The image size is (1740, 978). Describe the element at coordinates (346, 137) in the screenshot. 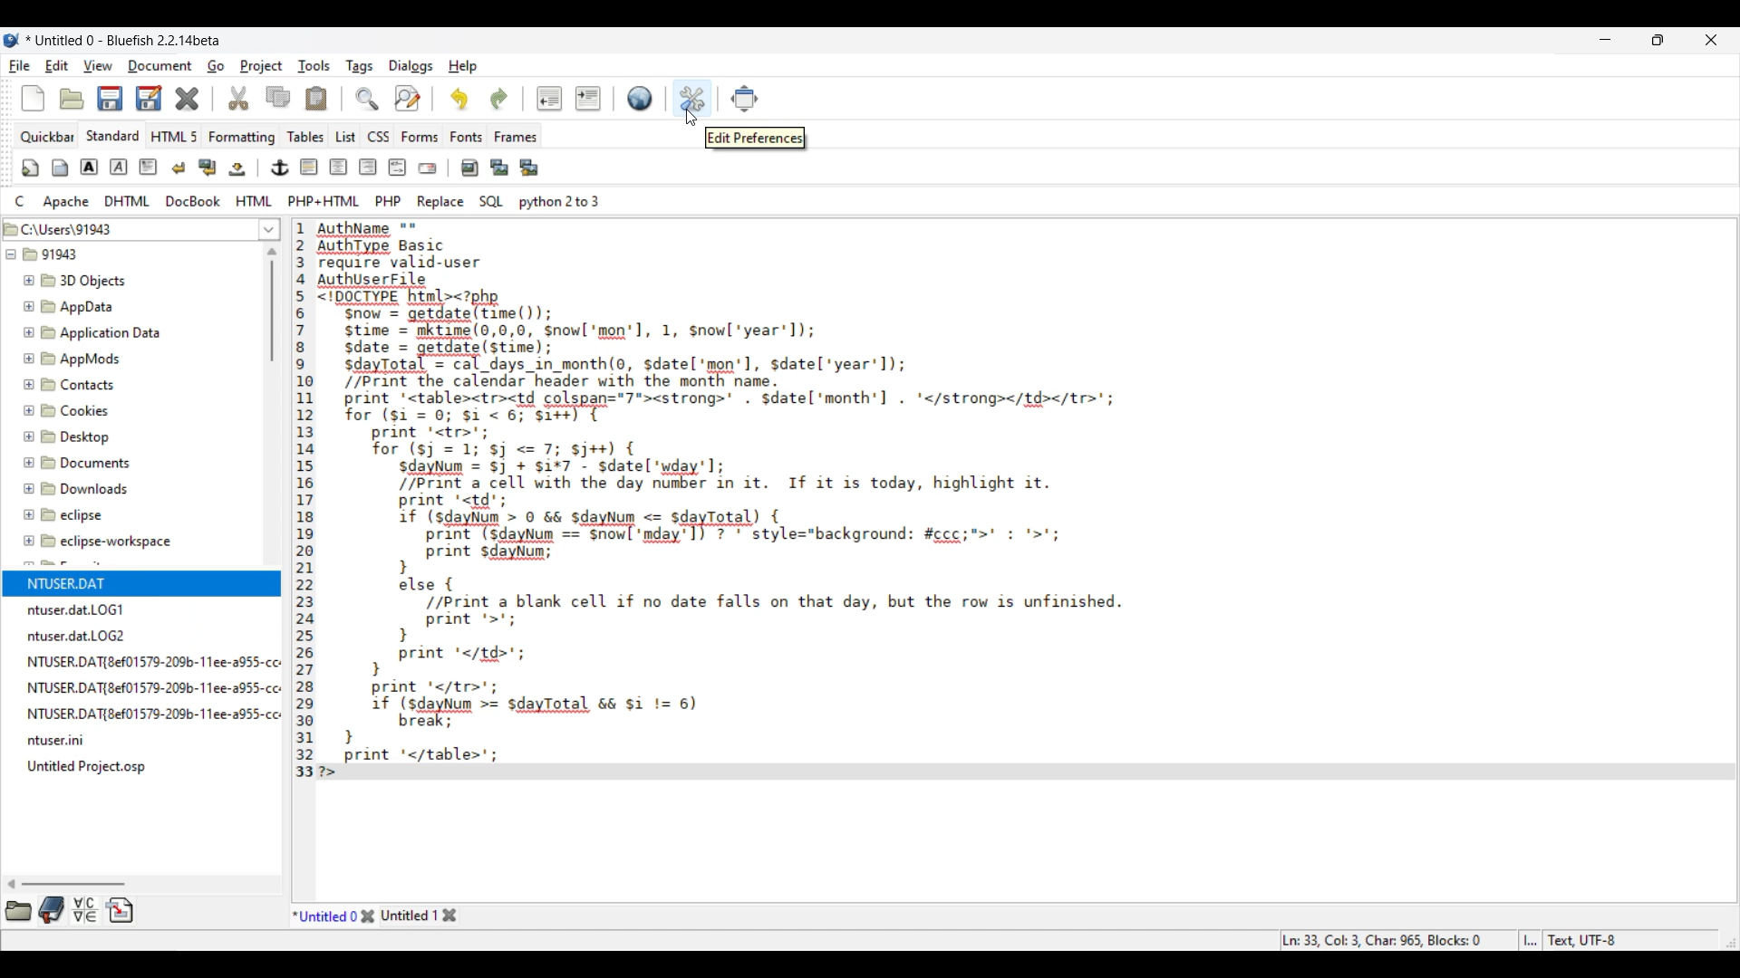

I see `List` at that location.